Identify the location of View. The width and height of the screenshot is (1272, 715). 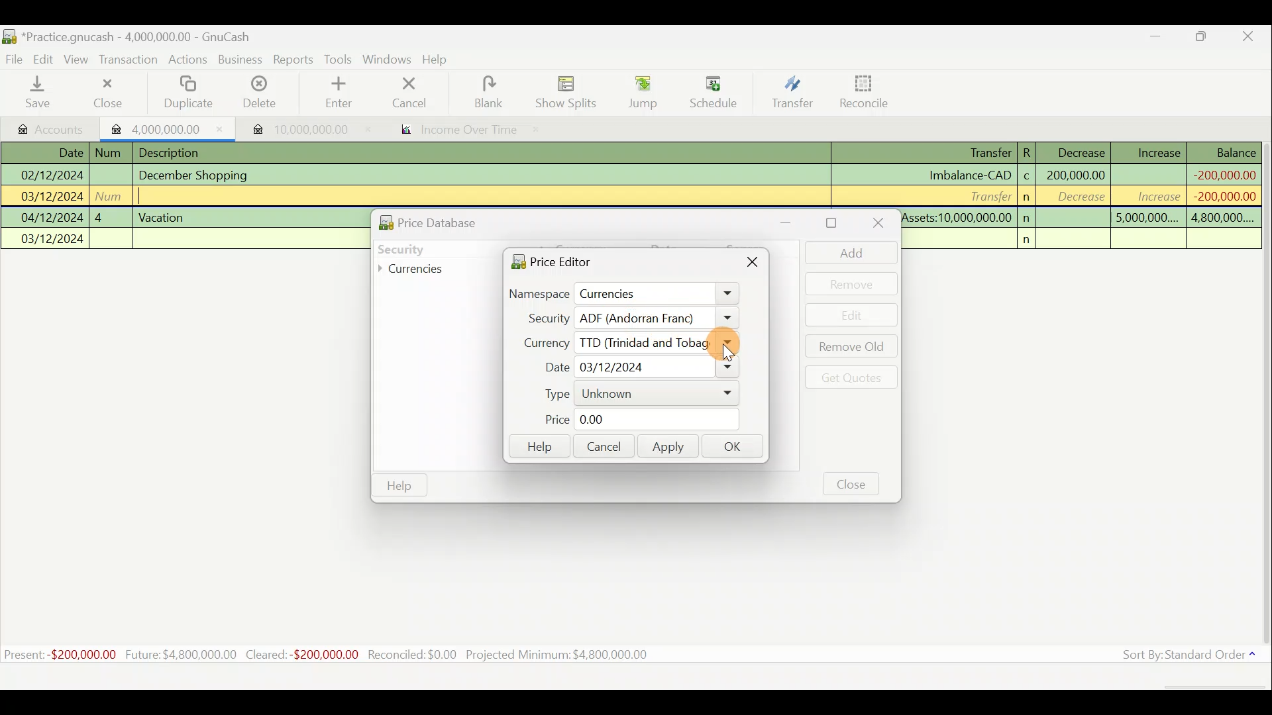
(80, 59).